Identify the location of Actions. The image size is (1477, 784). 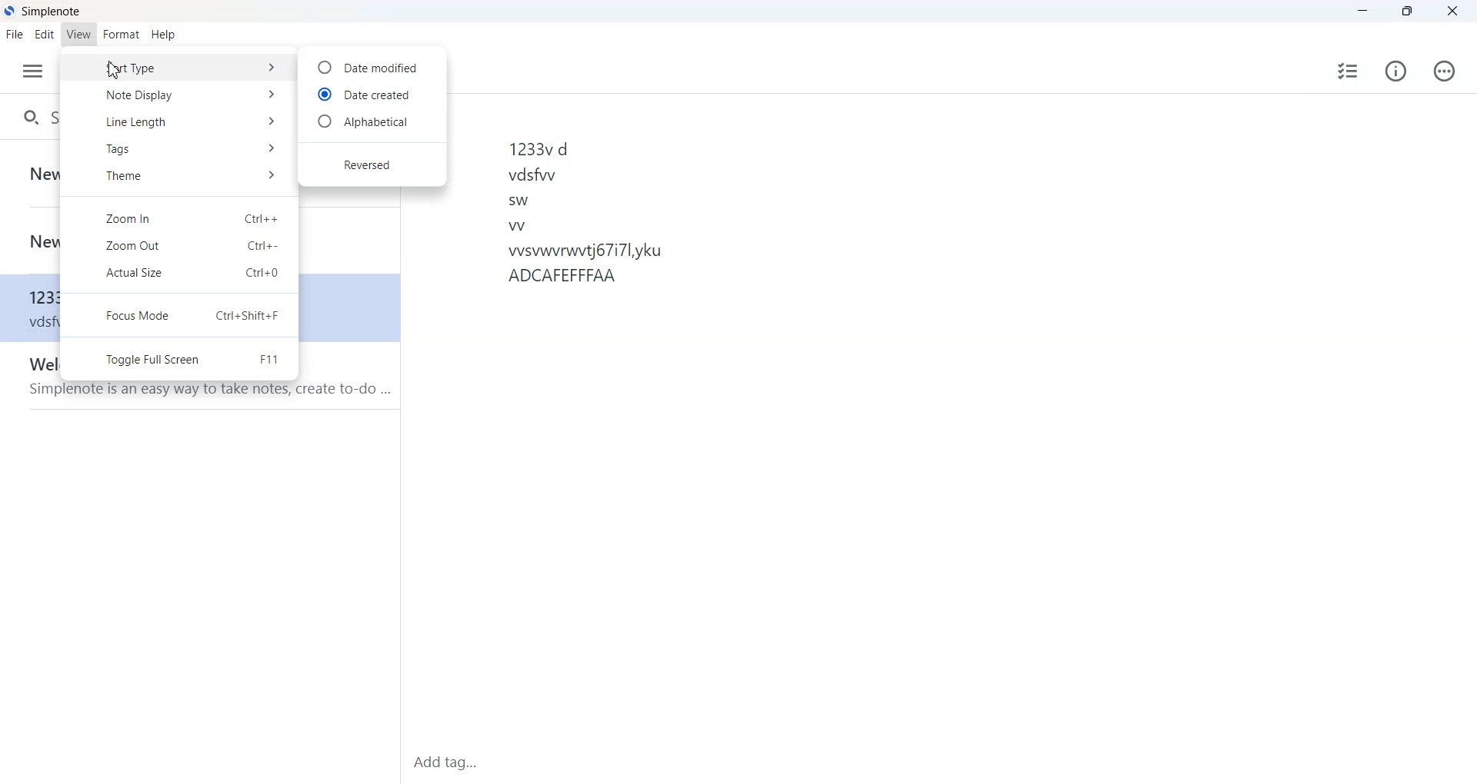
(1442, 71).